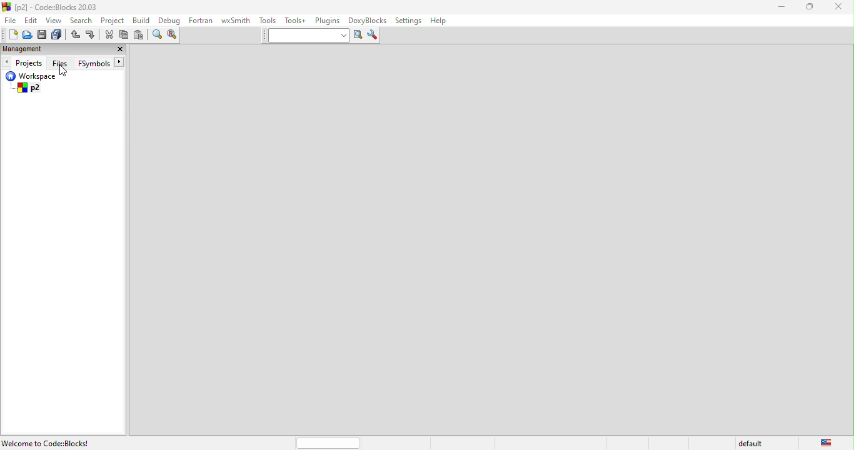 The width and height of the screenshot is (854, 450). I want to click on files, so click(59, 61).